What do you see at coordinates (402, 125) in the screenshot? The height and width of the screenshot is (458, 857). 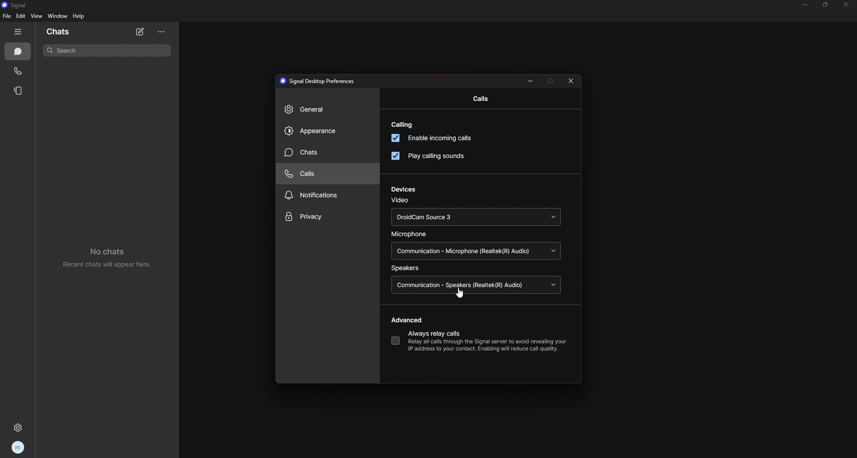 I see `calling` at bounding box center [402, 125].